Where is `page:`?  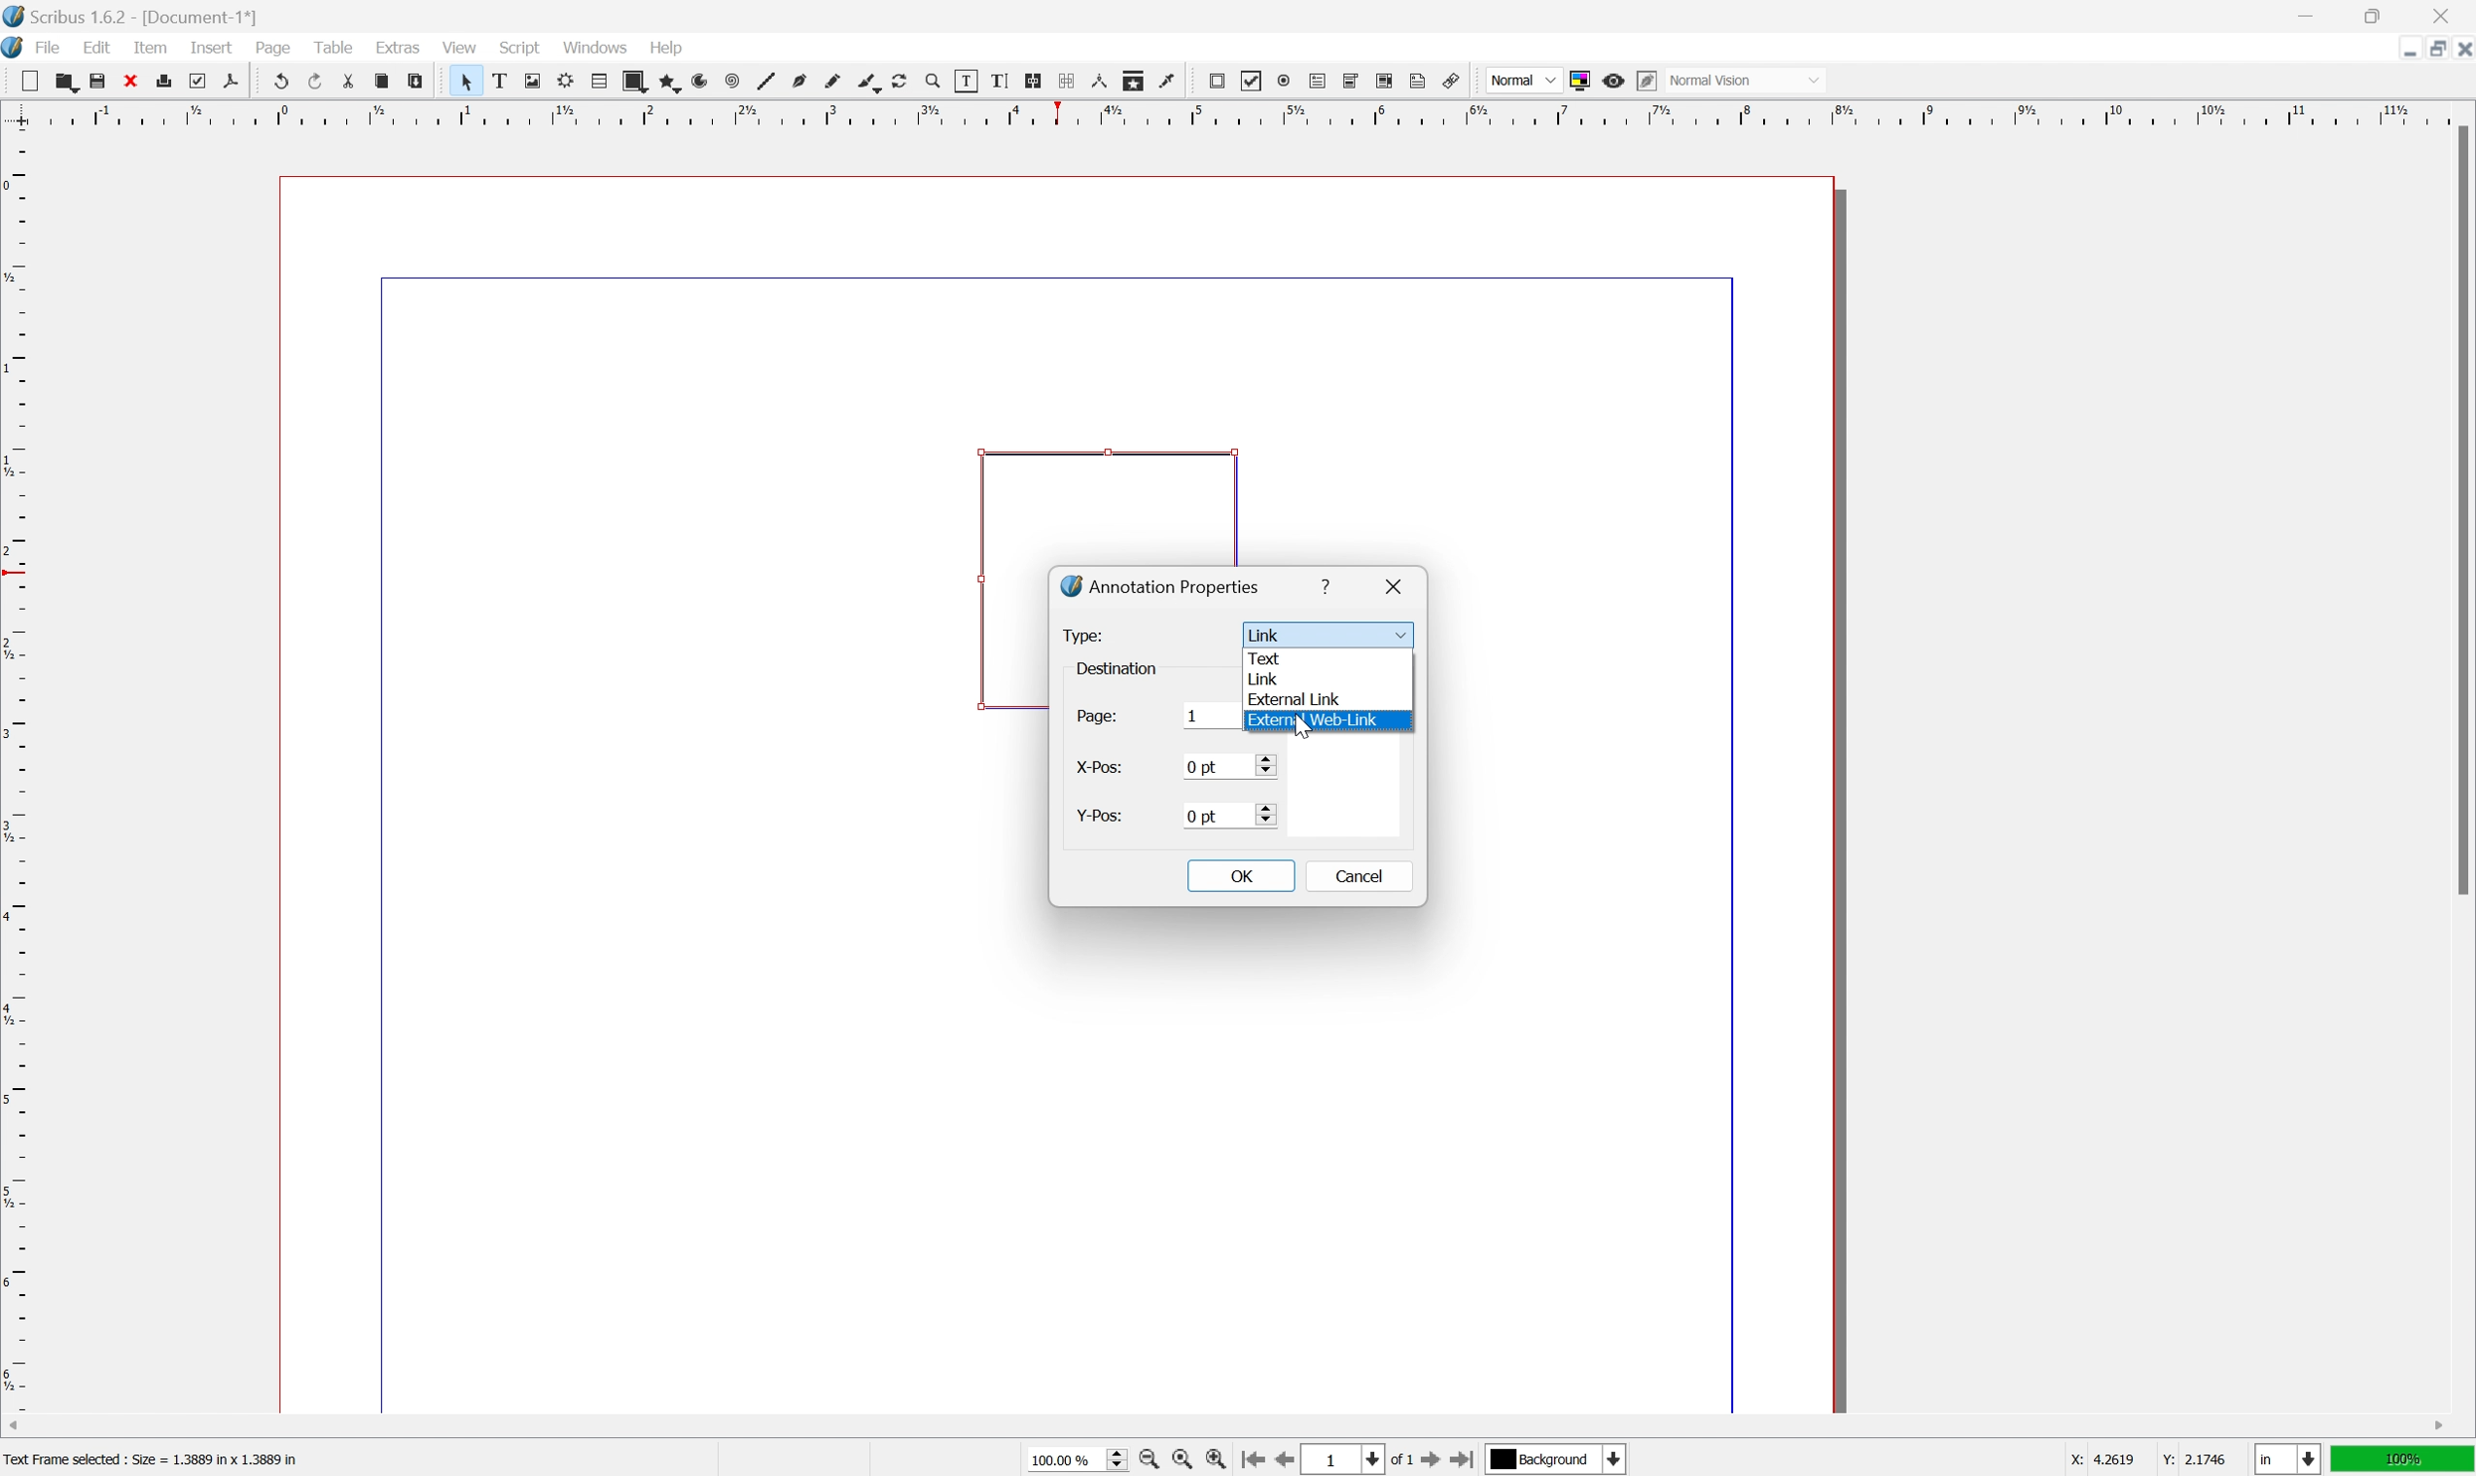
page: is located at coordinates (1098, 720).